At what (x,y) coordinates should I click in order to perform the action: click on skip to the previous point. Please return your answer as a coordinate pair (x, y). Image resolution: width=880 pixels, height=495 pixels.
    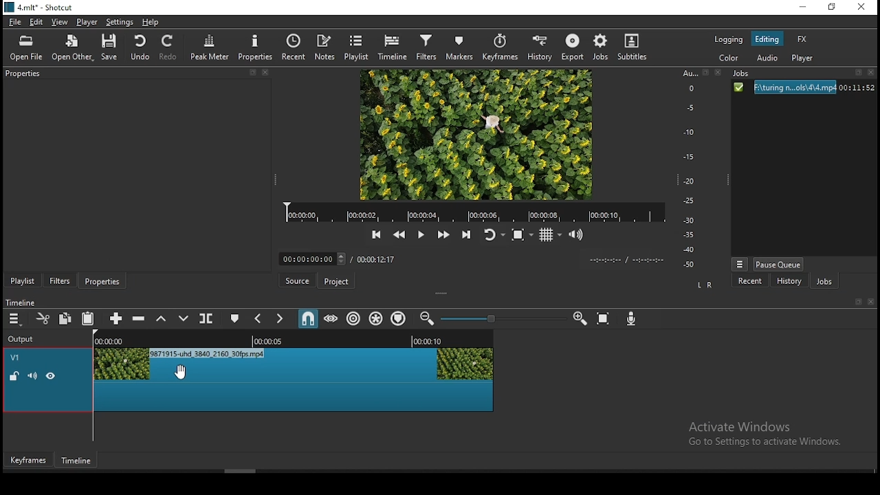
    Looking at the image, I should click on (376, 235).